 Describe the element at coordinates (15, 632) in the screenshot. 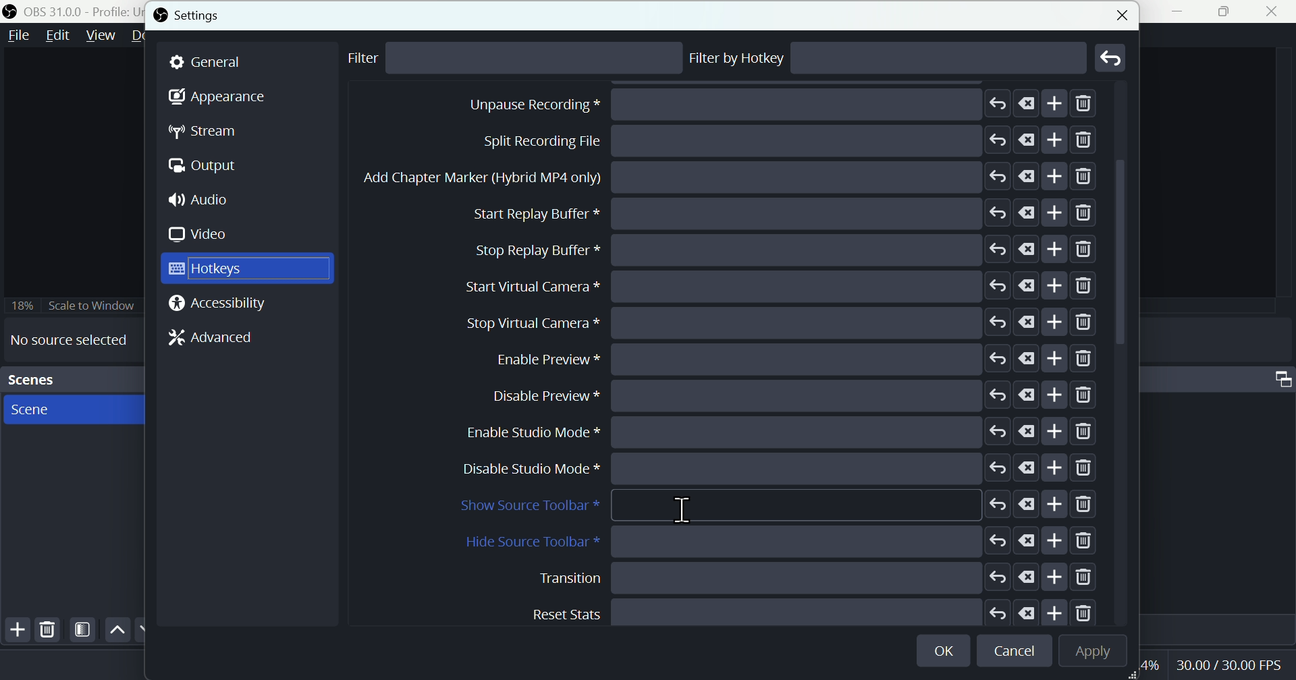

I see `Add` at that location.